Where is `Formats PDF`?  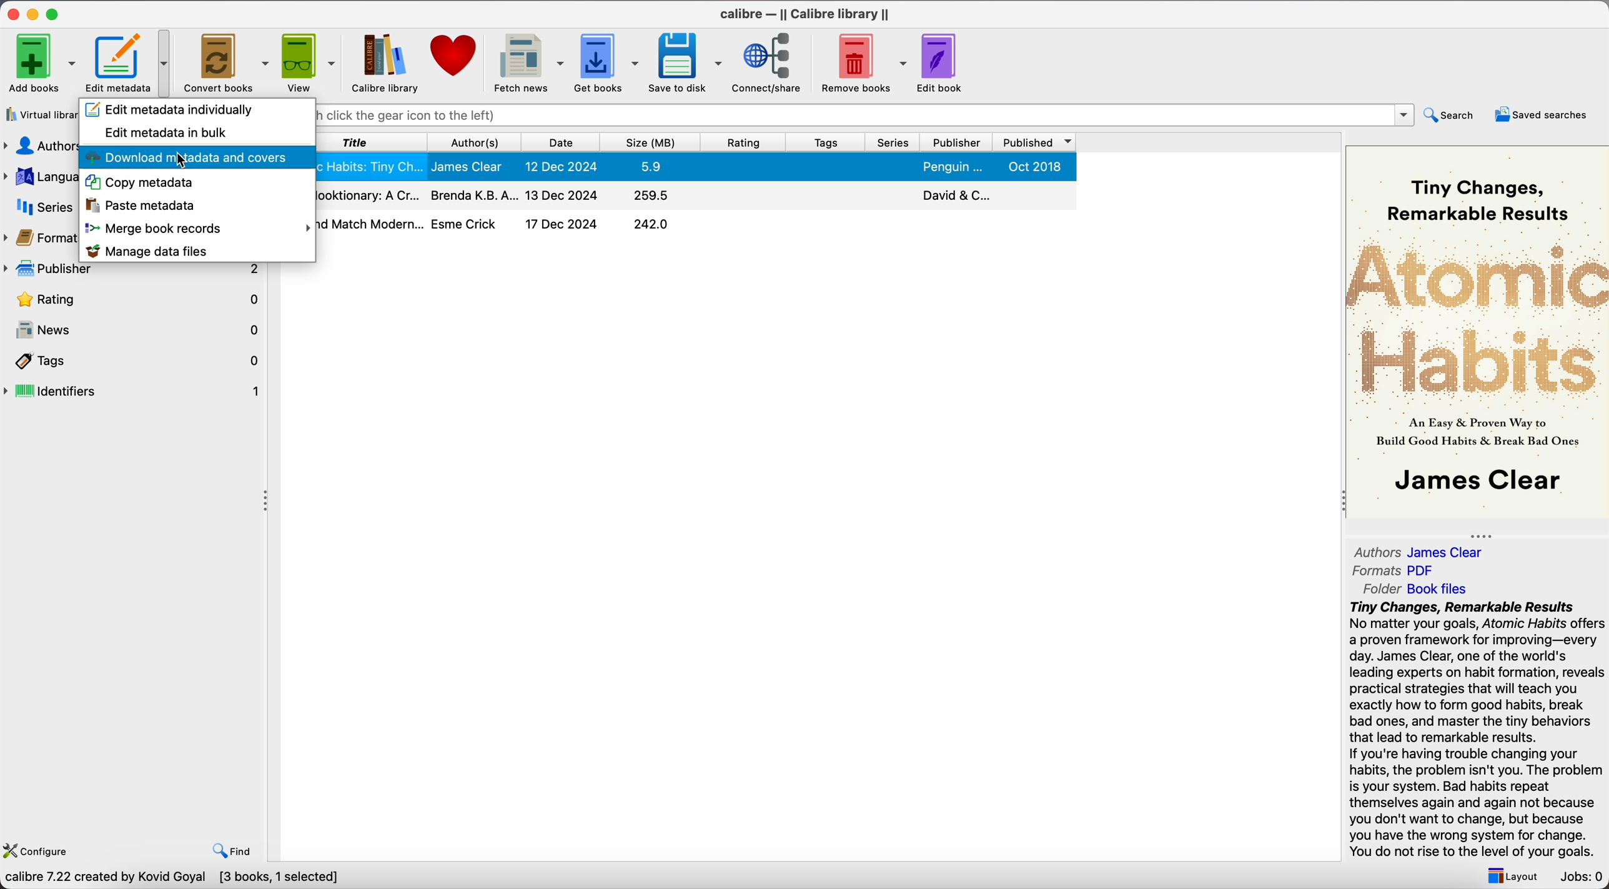 Formats PDF is located at coordinates (1394, 572).